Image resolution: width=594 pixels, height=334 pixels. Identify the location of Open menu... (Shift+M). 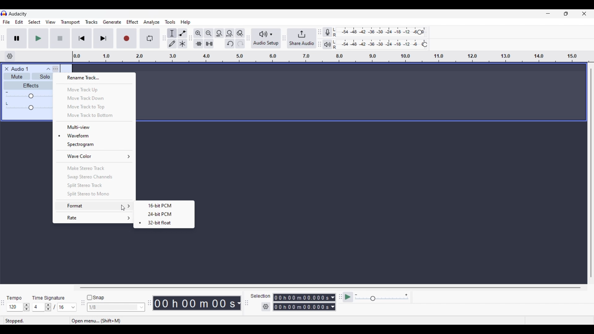
(99, 321).